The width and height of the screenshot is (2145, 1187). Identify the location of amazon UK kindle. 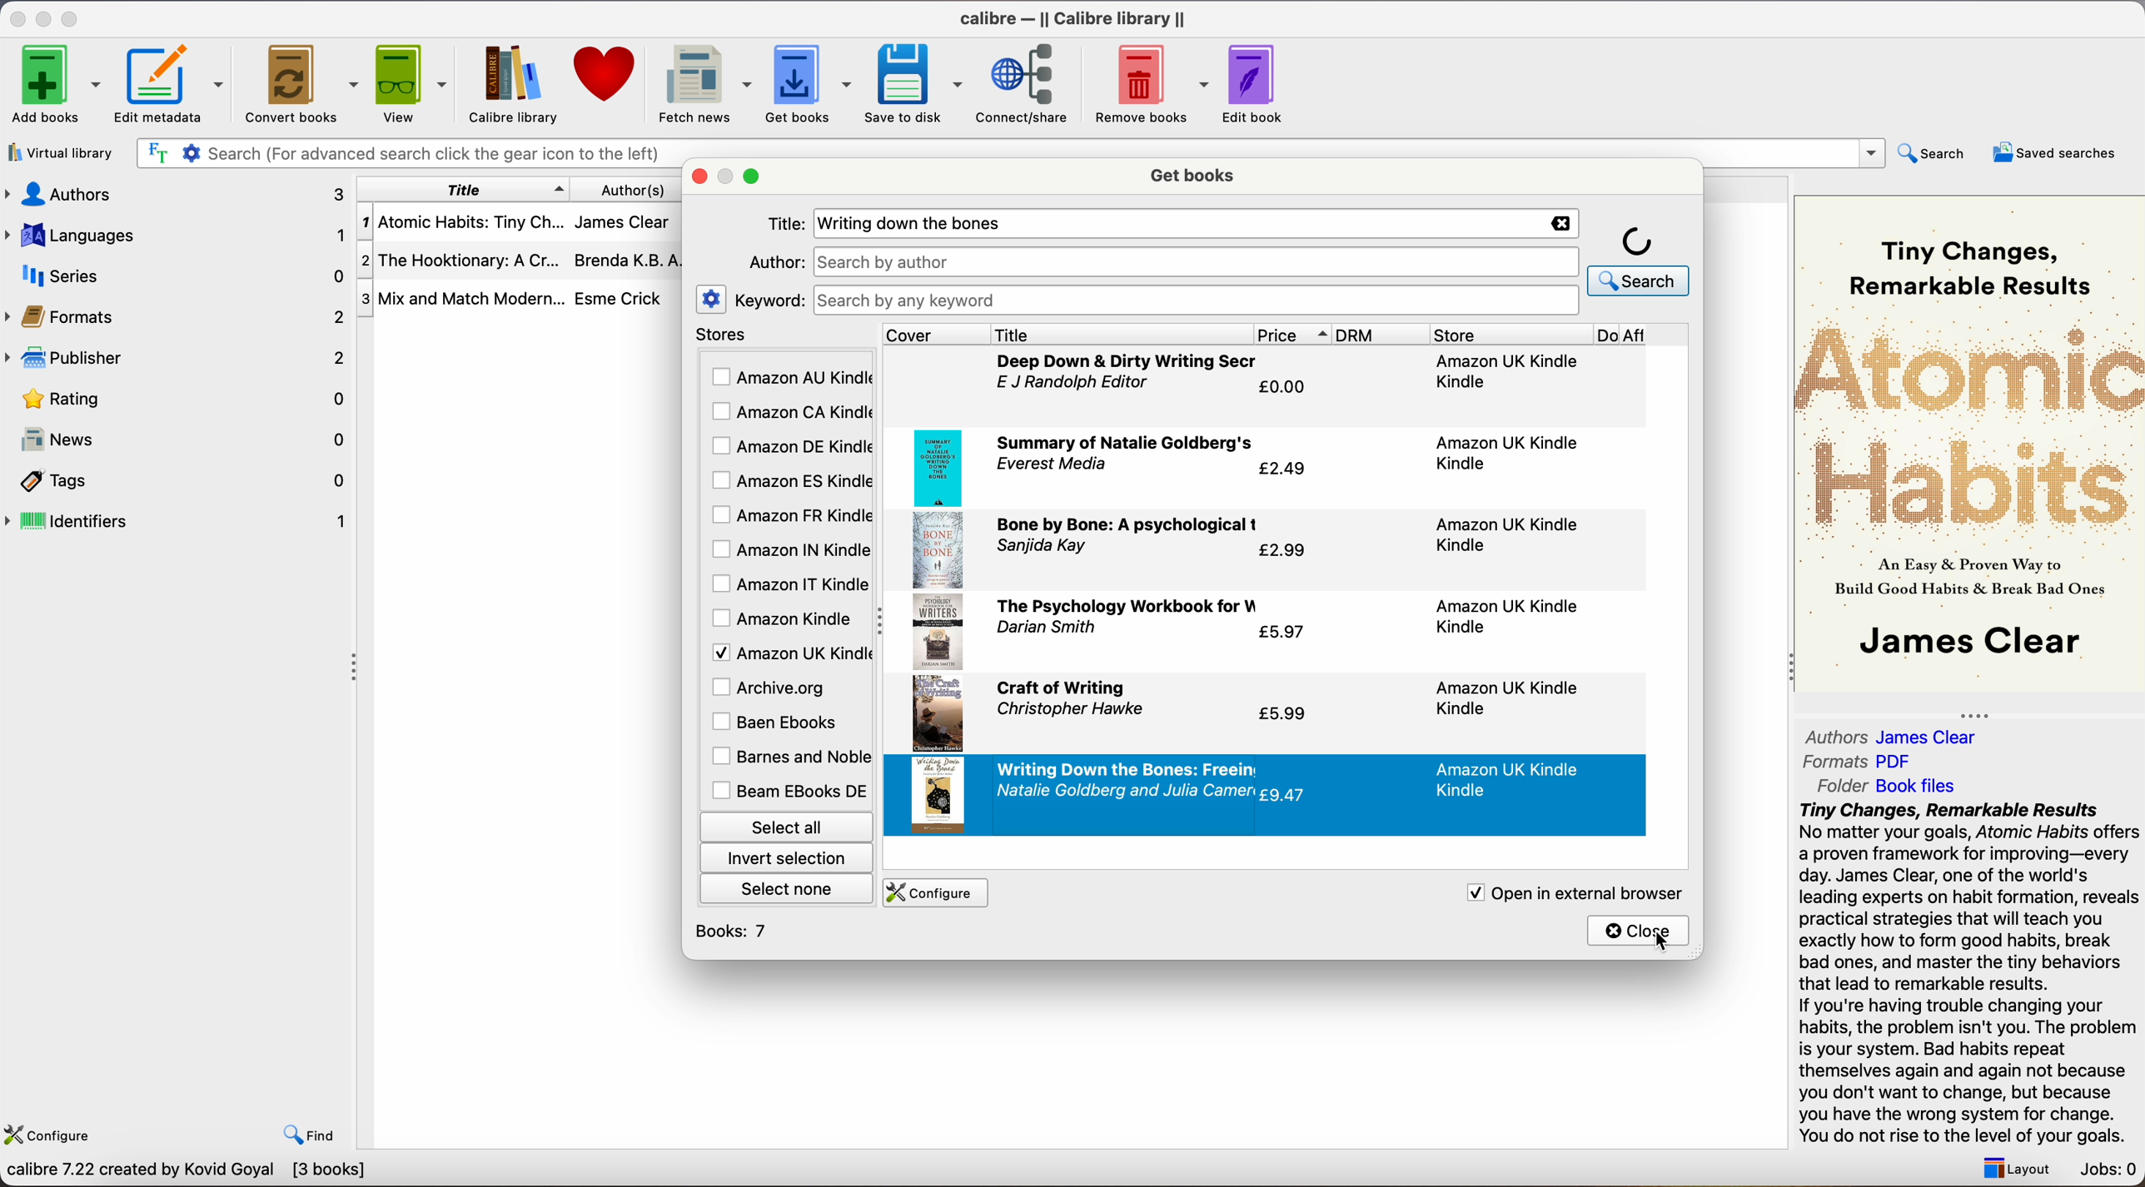
(1505, 452).